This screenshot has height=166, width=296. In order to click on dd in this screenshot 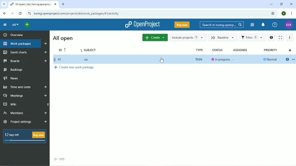, I will do `click(15, 25)`.